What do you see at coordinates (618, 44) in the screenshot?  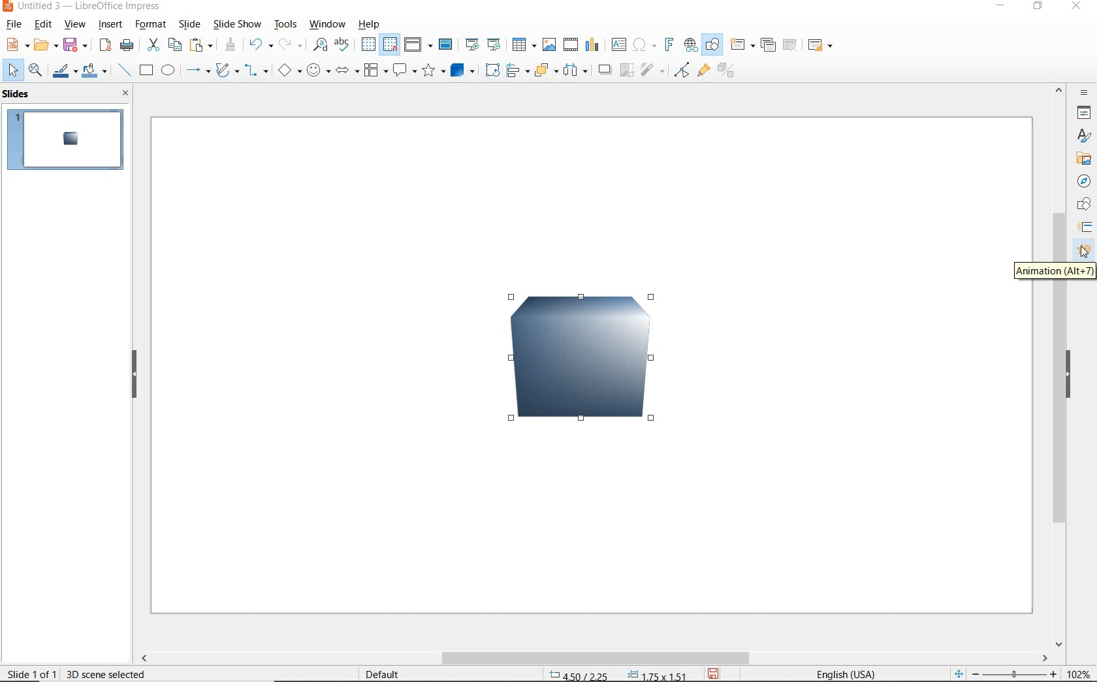 I see `insert text box` at bounding box center [618, 44].